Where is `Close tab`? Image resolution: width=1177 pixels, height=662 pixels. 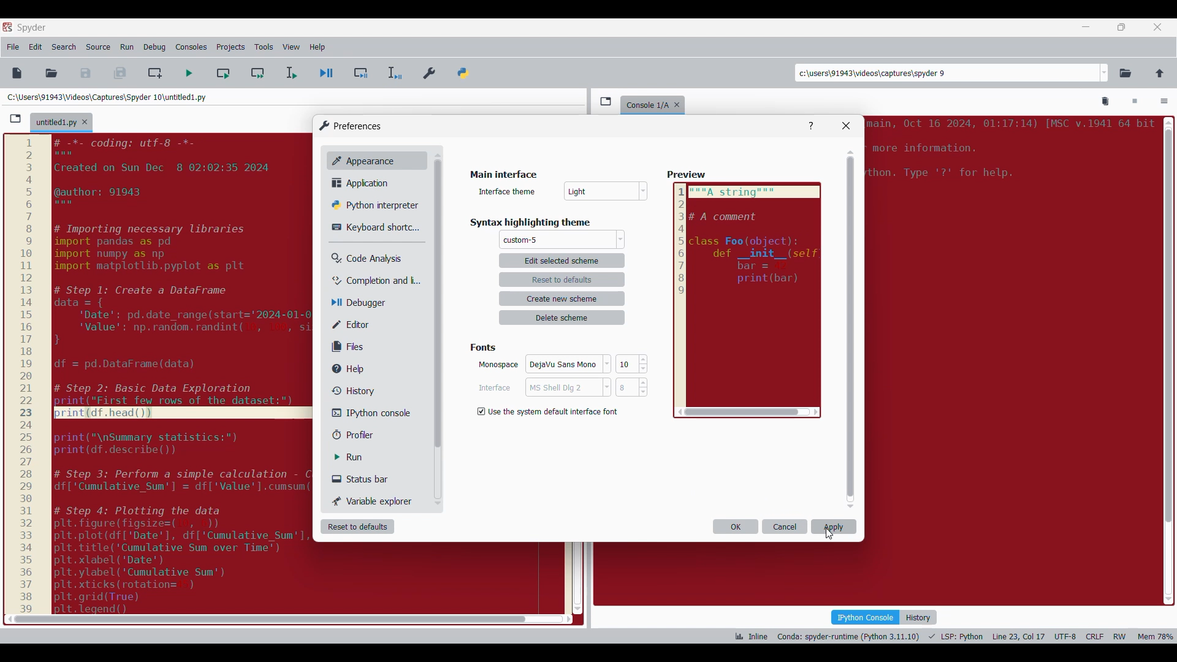 Close tab is located at coordinates (680, 102).